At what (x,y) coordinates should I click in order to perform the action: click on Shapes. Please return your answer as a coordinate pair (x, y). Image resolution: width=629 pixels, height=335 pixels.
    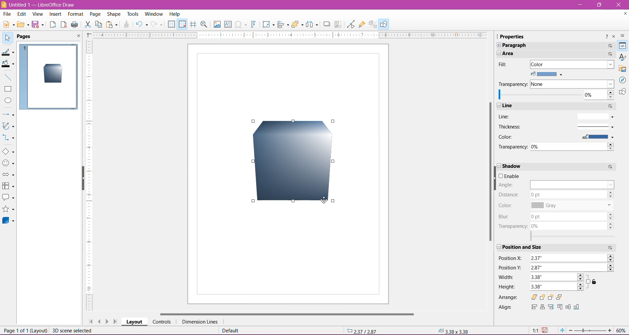
    Looking at the image, I should click on (622, 92).